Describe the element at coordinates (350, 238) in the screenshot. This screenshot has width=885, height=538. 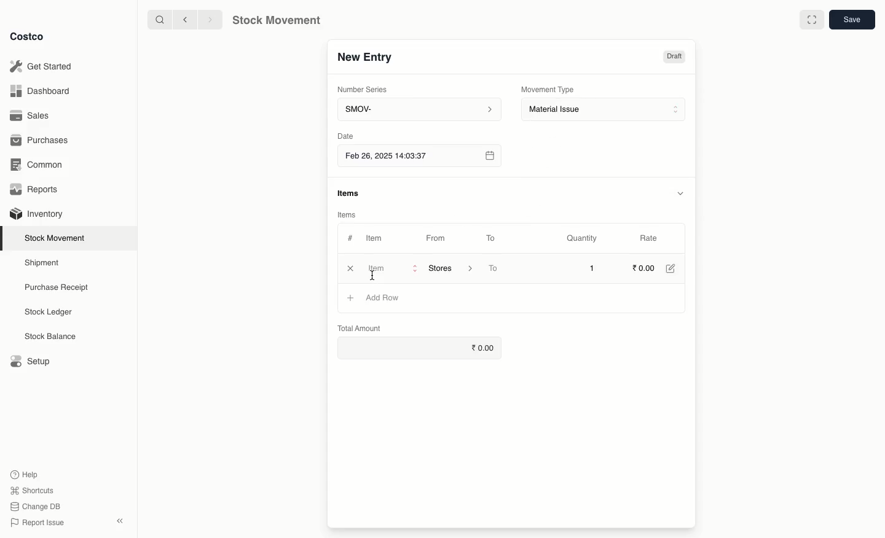
I see `#` at that location.